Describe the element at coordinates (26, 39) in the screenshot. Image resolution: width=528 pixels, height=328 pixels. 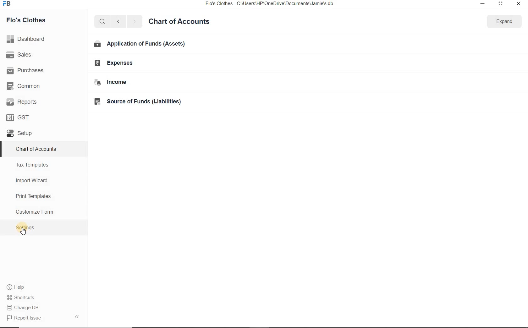
I see `dashboard` at that location.